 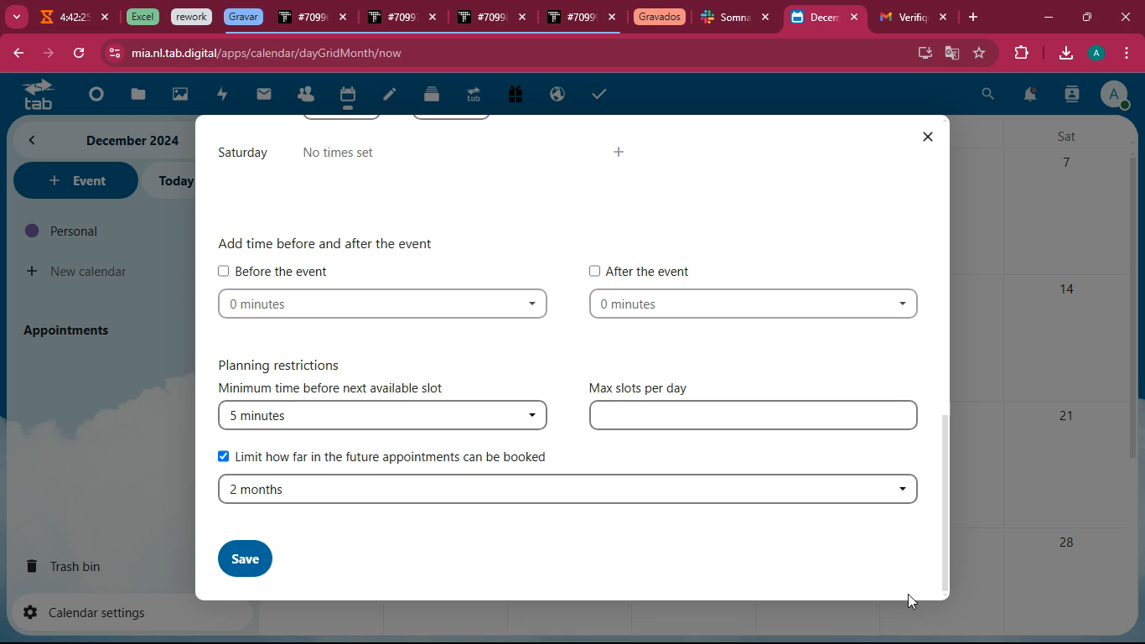 What do you see at coordinates (1129, 17) in the screenshot?
I see `close` at bounding box center [1129, 17].